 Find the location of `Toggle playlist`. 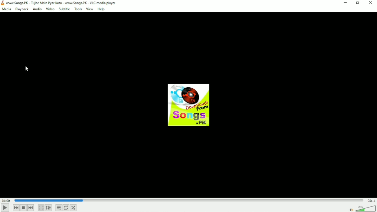

Toggle playlist is located at coordinates (59, 208).